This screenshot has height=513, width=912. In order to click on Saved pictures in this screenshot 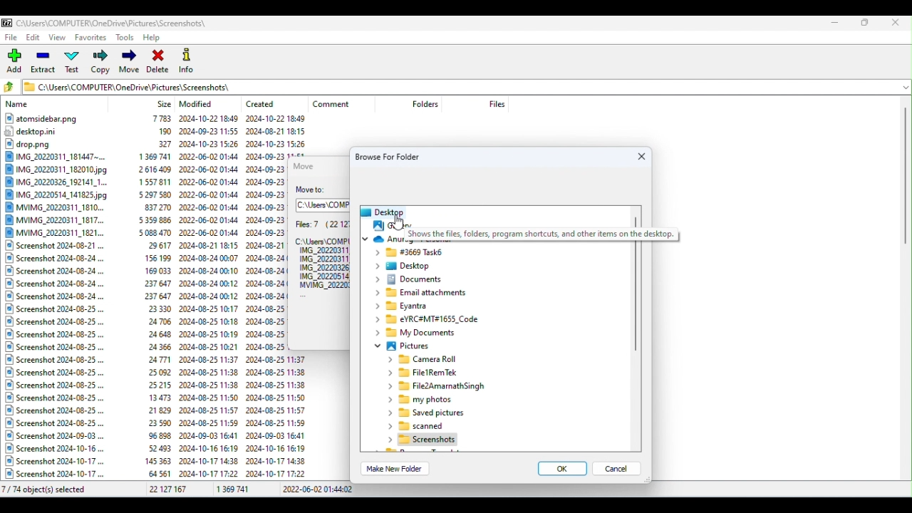, I will do `click(425, 414)`.